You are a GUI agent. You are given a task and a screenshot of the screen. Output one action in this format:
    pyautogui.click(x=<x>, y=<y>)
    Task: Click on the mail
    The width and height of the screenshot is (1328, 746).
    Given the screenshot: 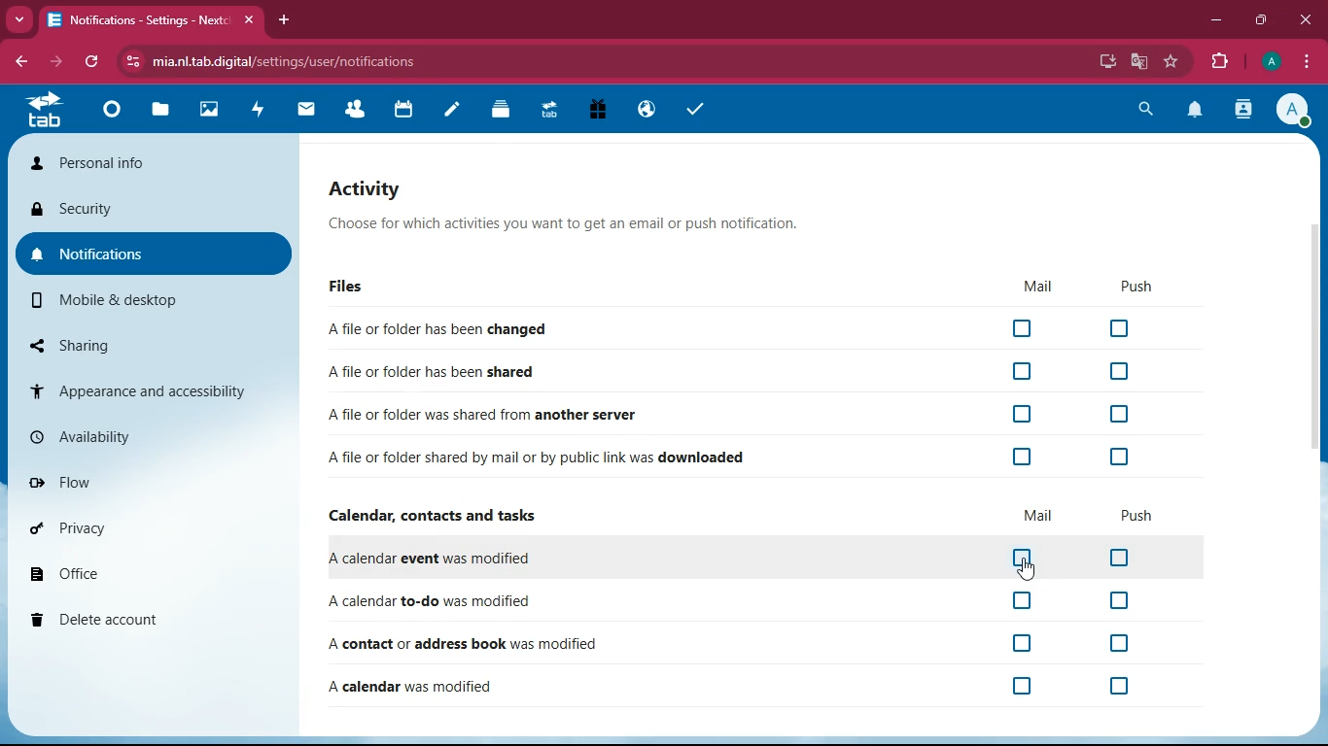 What is the action you would take?
    pyautogui.click(x=1033, y=518)
    